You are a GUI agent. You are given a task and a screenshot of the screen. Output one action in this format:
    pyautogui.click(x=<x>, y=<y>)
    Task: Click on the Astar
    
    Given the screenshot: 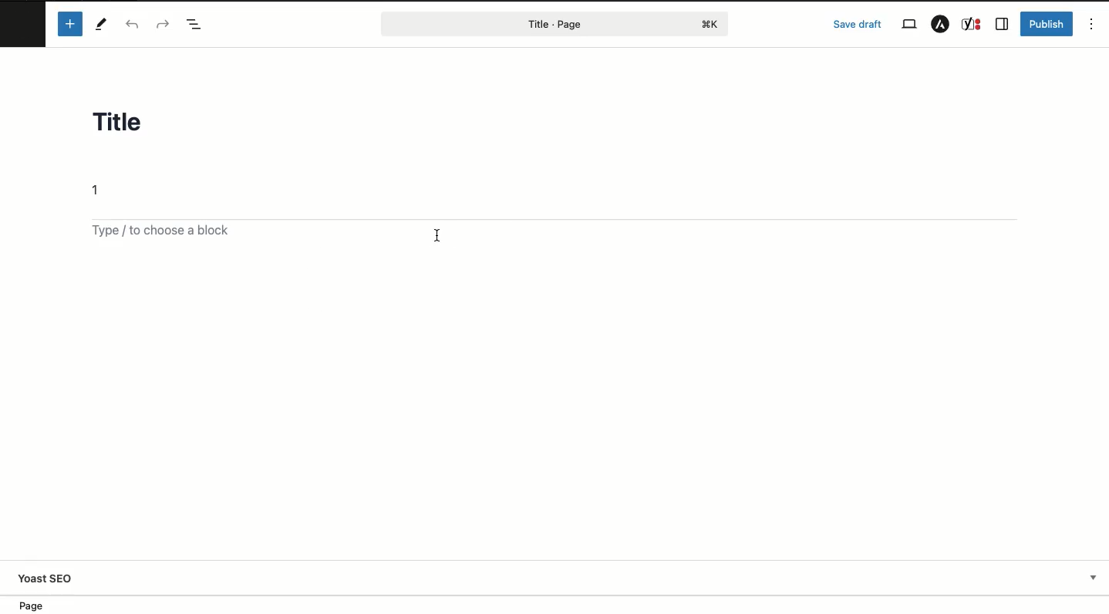 What is the action you would take?
    pyautogui.click(x=940, y=25)
    